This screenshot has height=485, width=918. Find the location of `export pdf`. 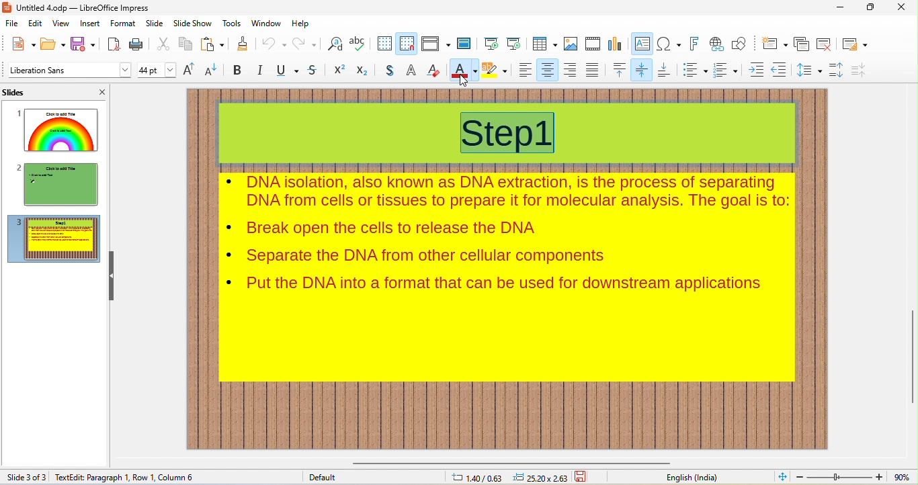

export pdf is located at coordinates (114, 45).